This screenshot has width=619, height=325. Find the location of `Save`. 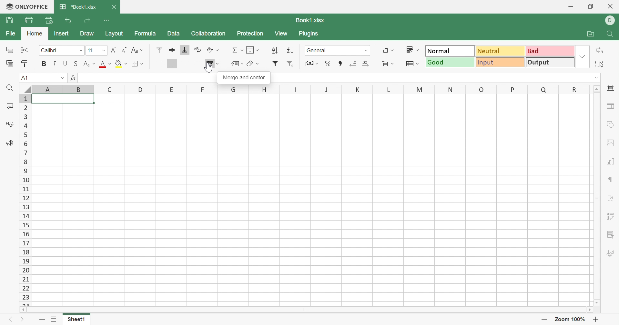

Save is located at coordinates (11, 21).